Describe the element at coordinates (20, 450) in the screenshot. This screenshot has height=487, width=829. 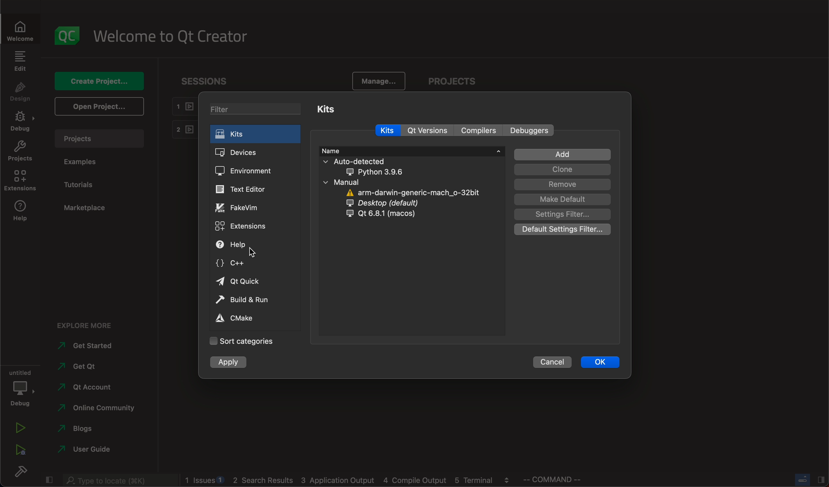
I see `run debug` at that location.